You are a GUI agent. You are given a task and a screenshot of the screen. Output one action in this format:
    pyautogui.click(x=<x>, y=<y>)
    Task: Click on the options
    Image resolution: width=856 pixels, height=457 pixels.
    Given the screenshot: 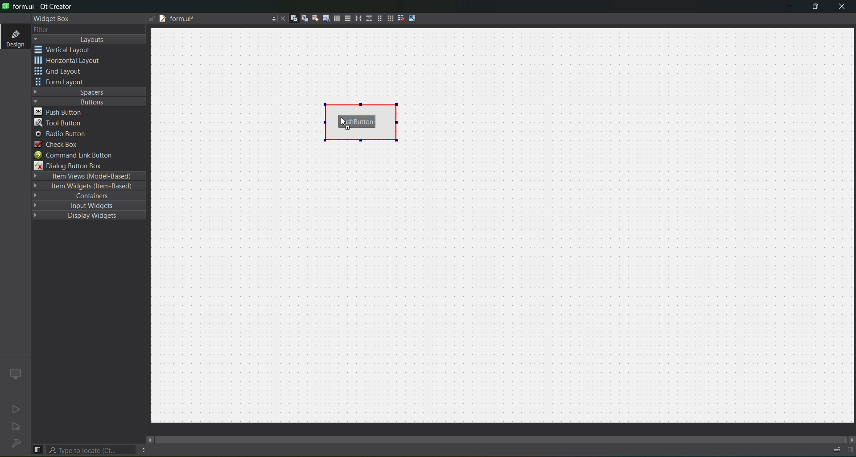 What is the action you would take?
    pyautogui.click(x=272, y=17)
    